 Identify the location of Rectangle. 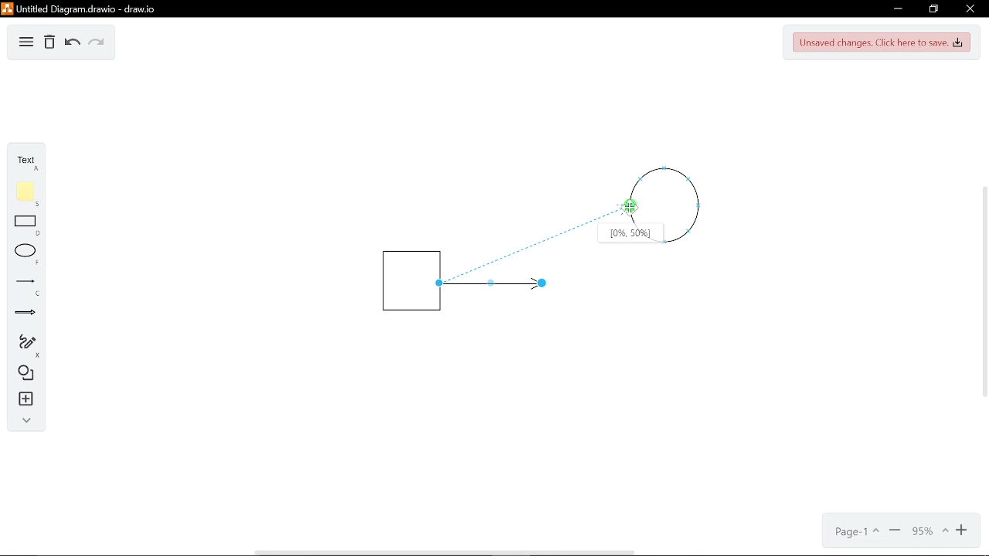
(22, 225).